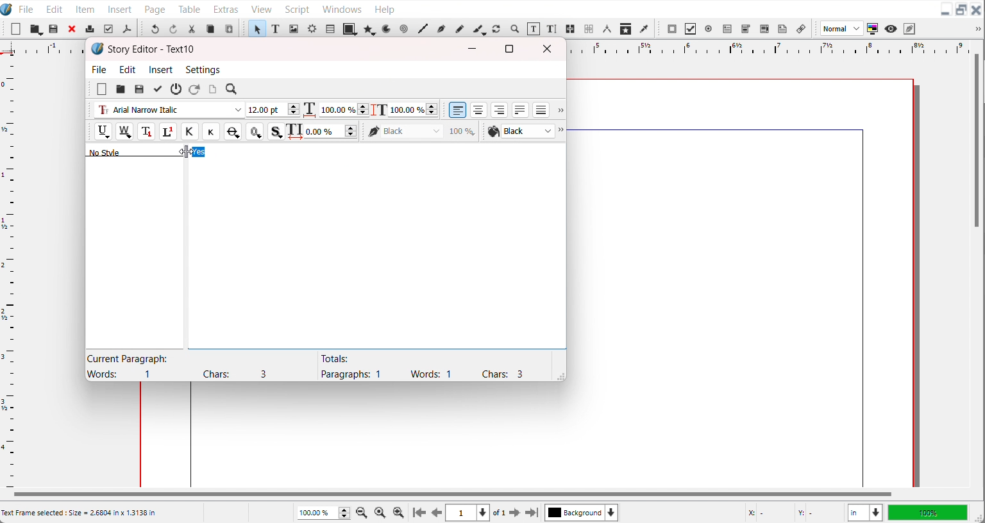 The height and width of the screenshot is (523, 985). What do you see at coordinates (330, 28) in the screenshot?
I see `Table` at bounding box center [330, 28].